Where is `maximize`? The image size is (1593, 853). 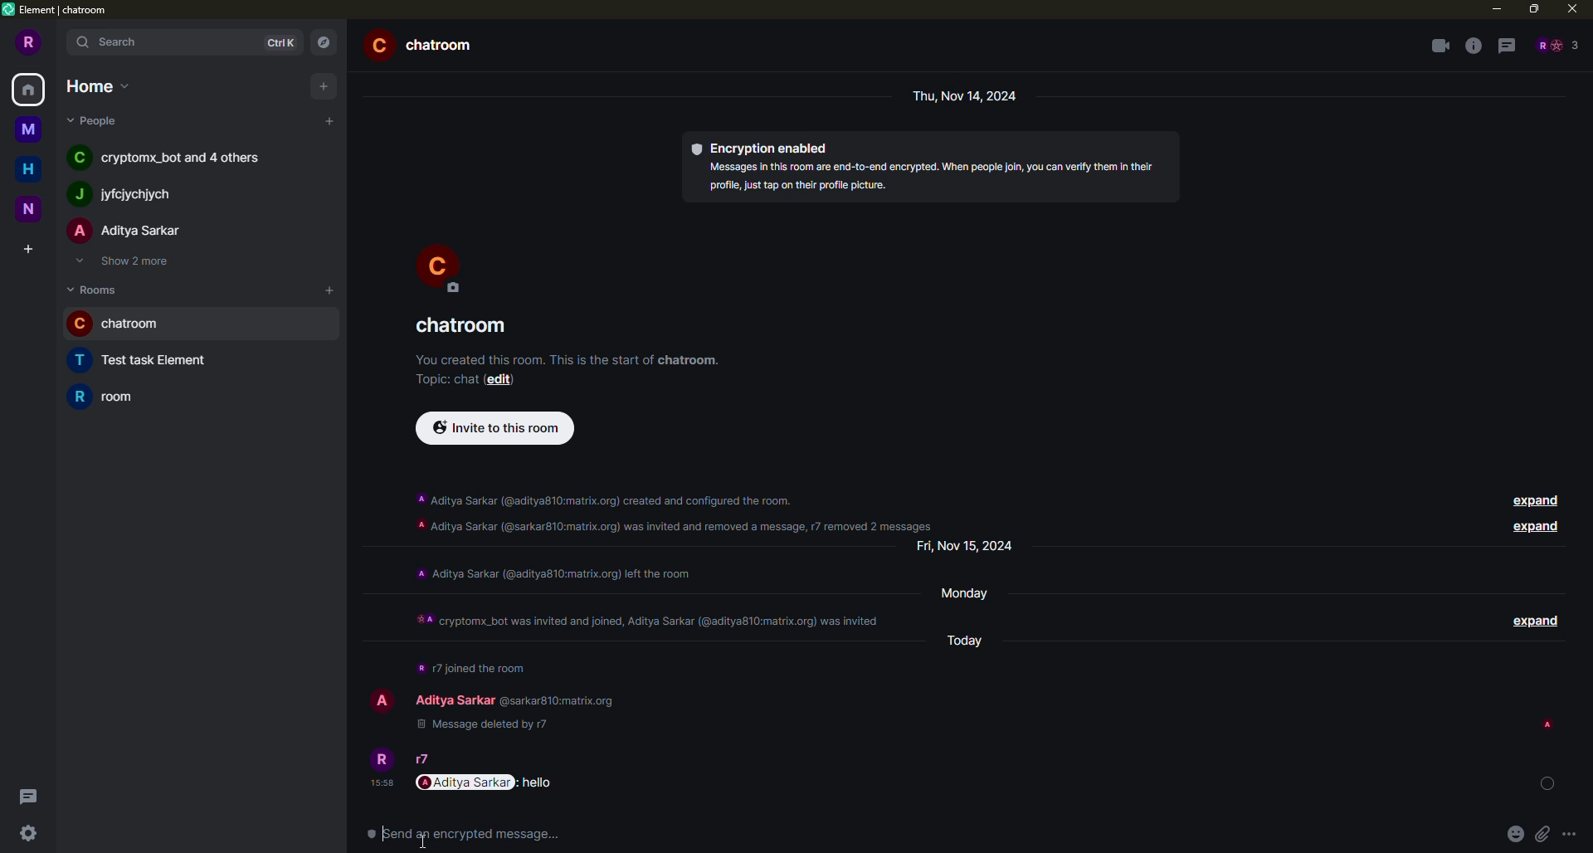
maximize is located at coordinates (1534, 7).